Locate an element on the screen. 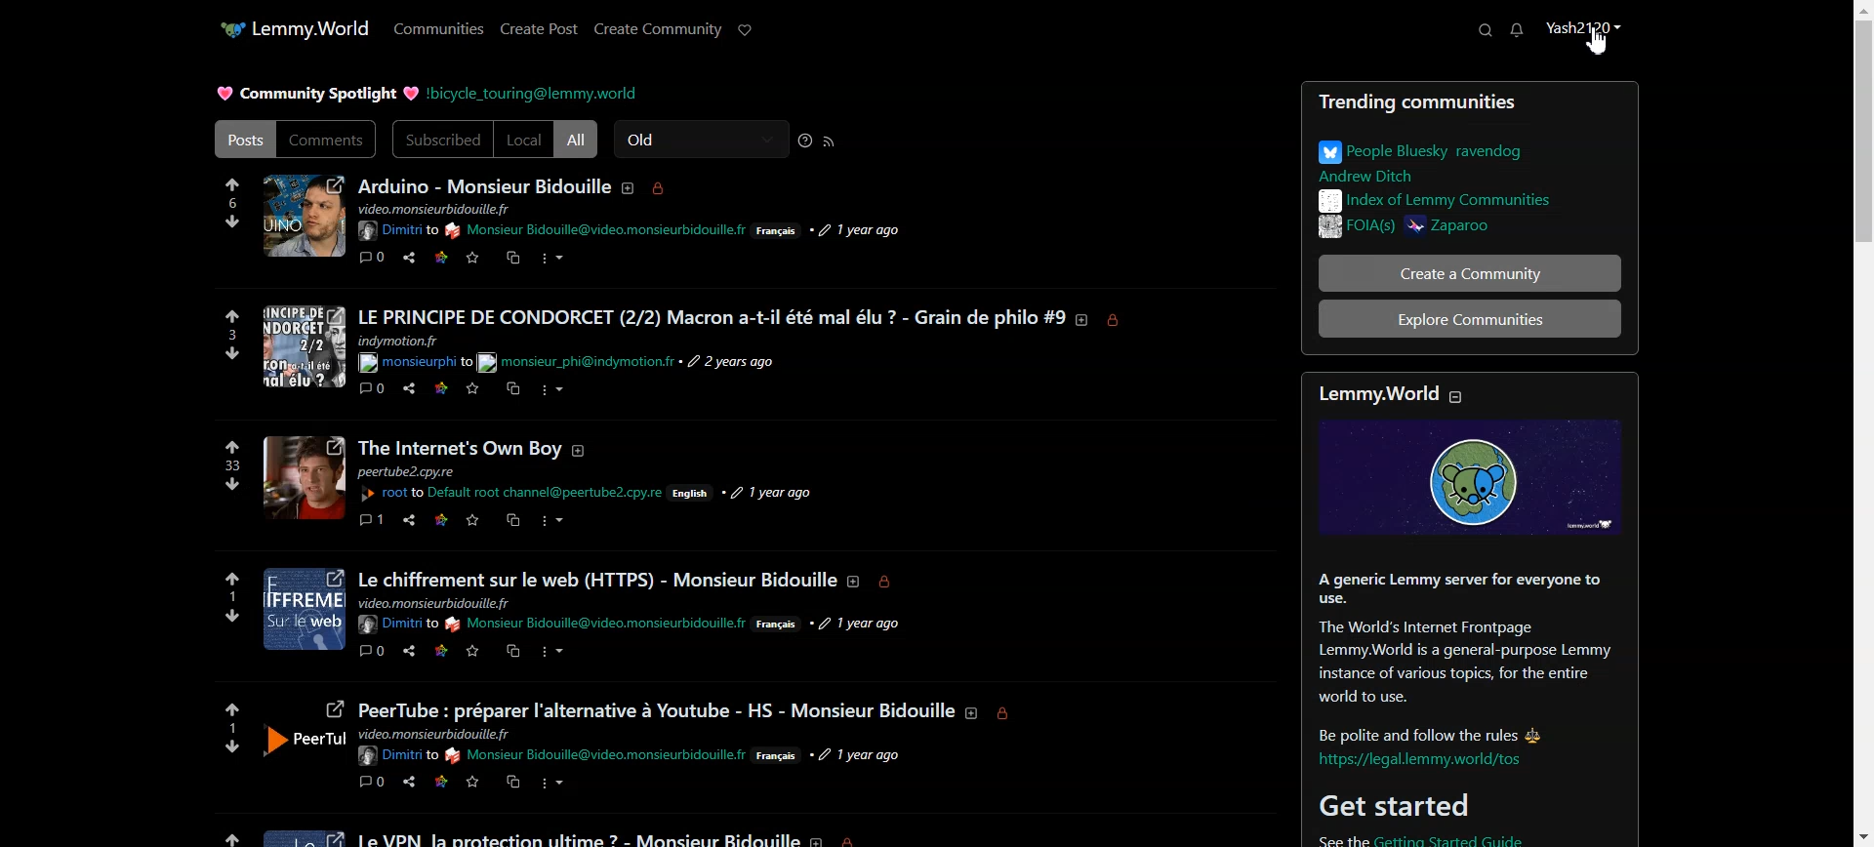 Image resolution: width=1874 pixels, height=847 pixels. 1 is located at coordinates (228, 597).